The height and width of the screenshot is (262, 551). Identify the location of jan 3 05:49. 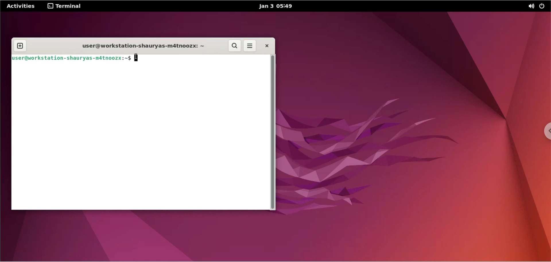
(273, 6).